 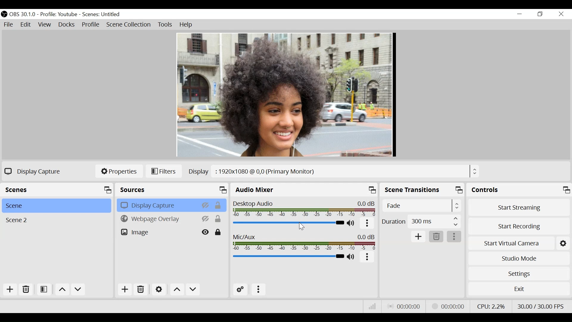 What do you see at coordinates (367, 257) in the screenshot?
I see `more options` at bounding box center [367, 257].